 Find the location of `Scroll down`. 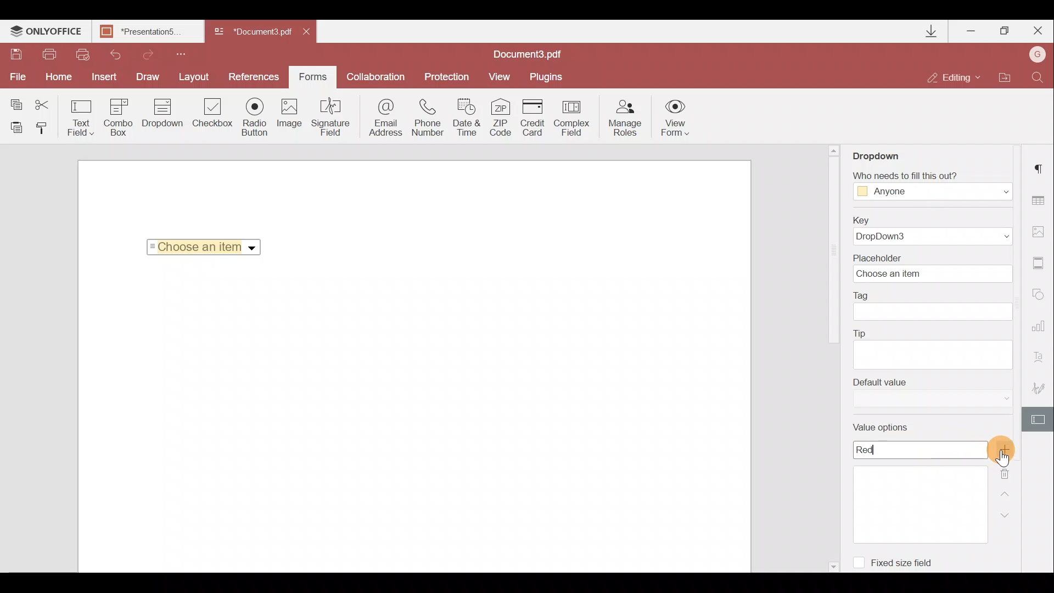

Scroll down is located at coordinates (832, 565).